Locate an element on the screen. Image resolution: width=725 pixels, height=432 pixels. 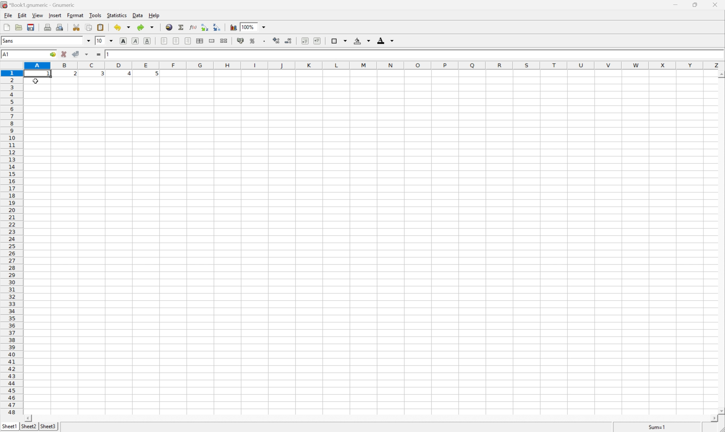
data is located at coordinates (137, 15).